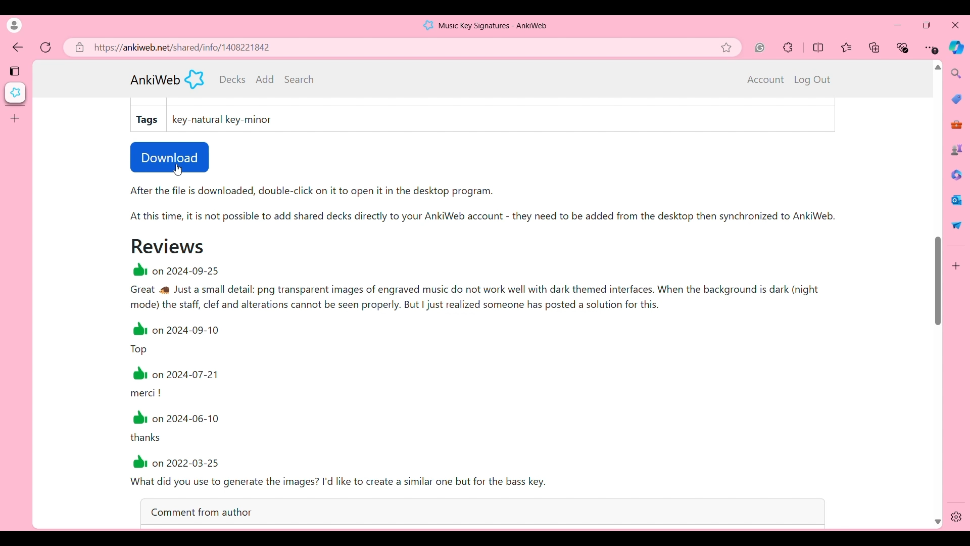 This screenshot has width=970, height=546. Describe the element at coordinates (938, 67) in the screenshot. I see `Quick slide to top` at that location.